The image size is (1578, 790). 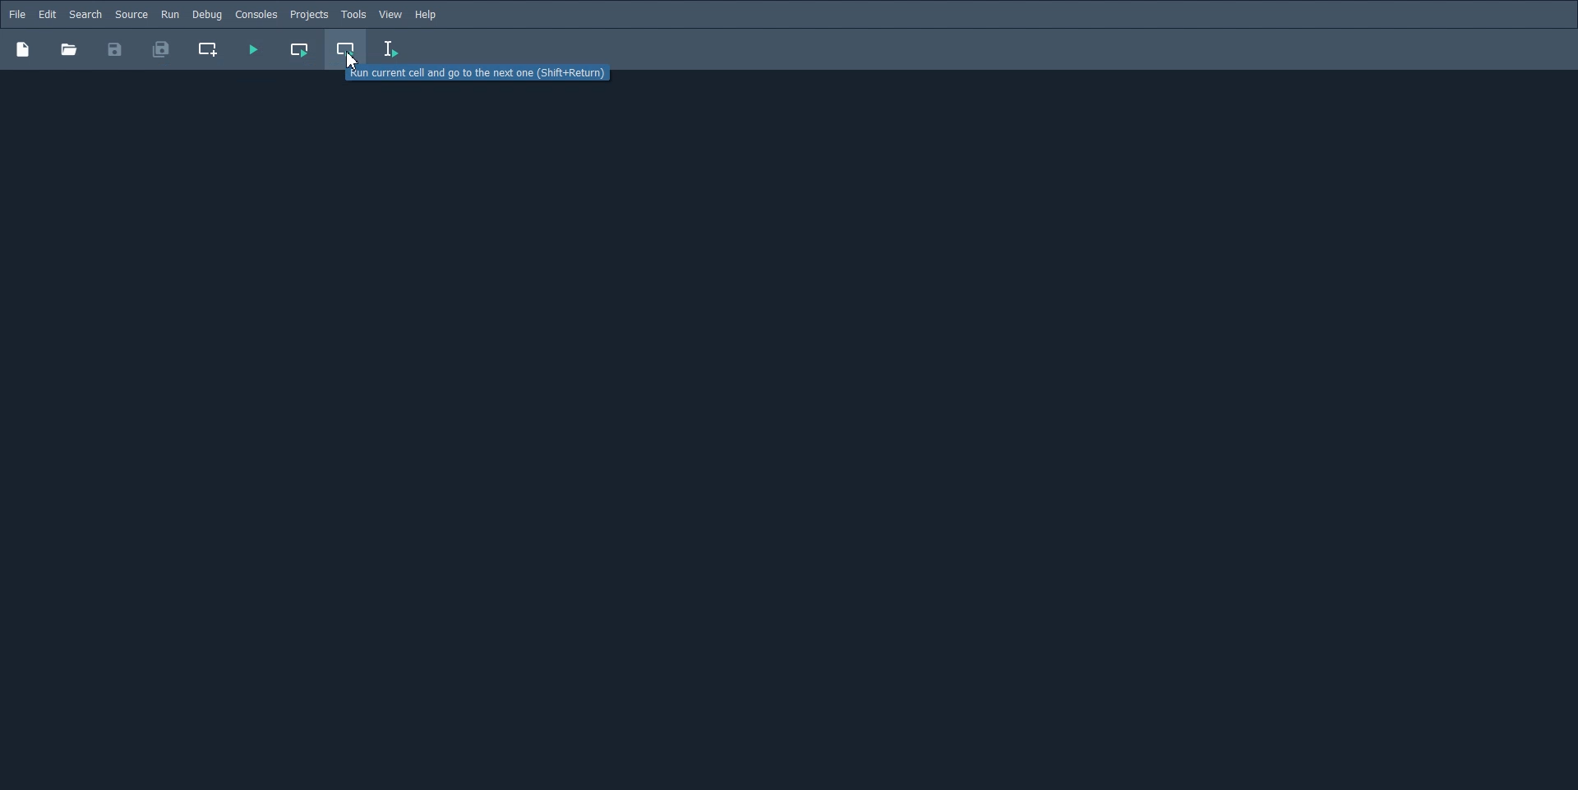 I want to click on Projects, so click(x=309, y=15).